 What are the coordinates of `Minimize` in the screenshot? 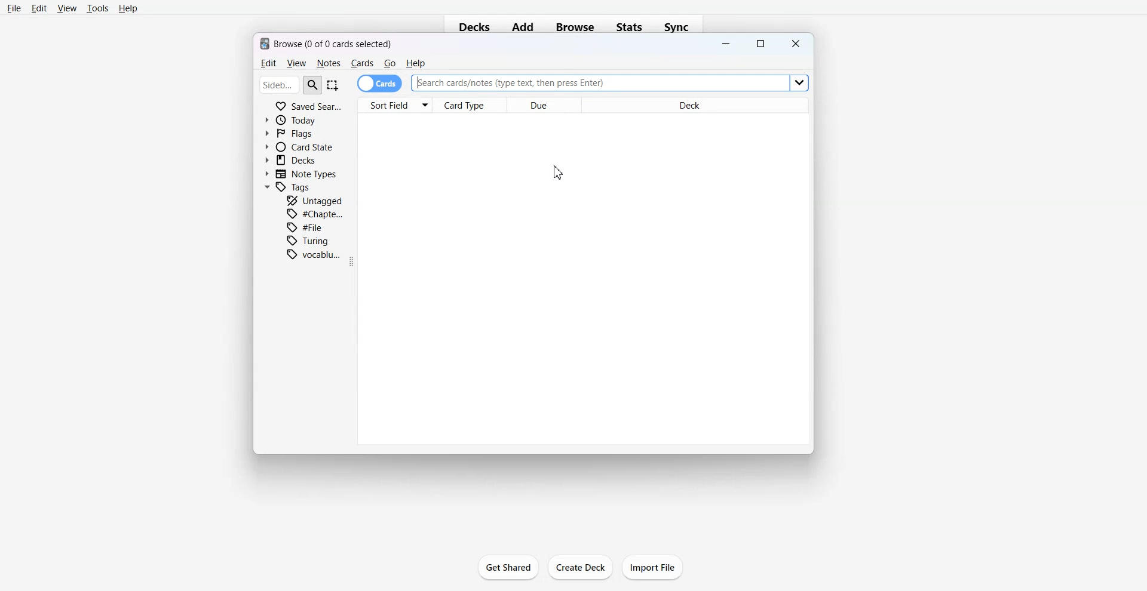 It's located at (726, 45).